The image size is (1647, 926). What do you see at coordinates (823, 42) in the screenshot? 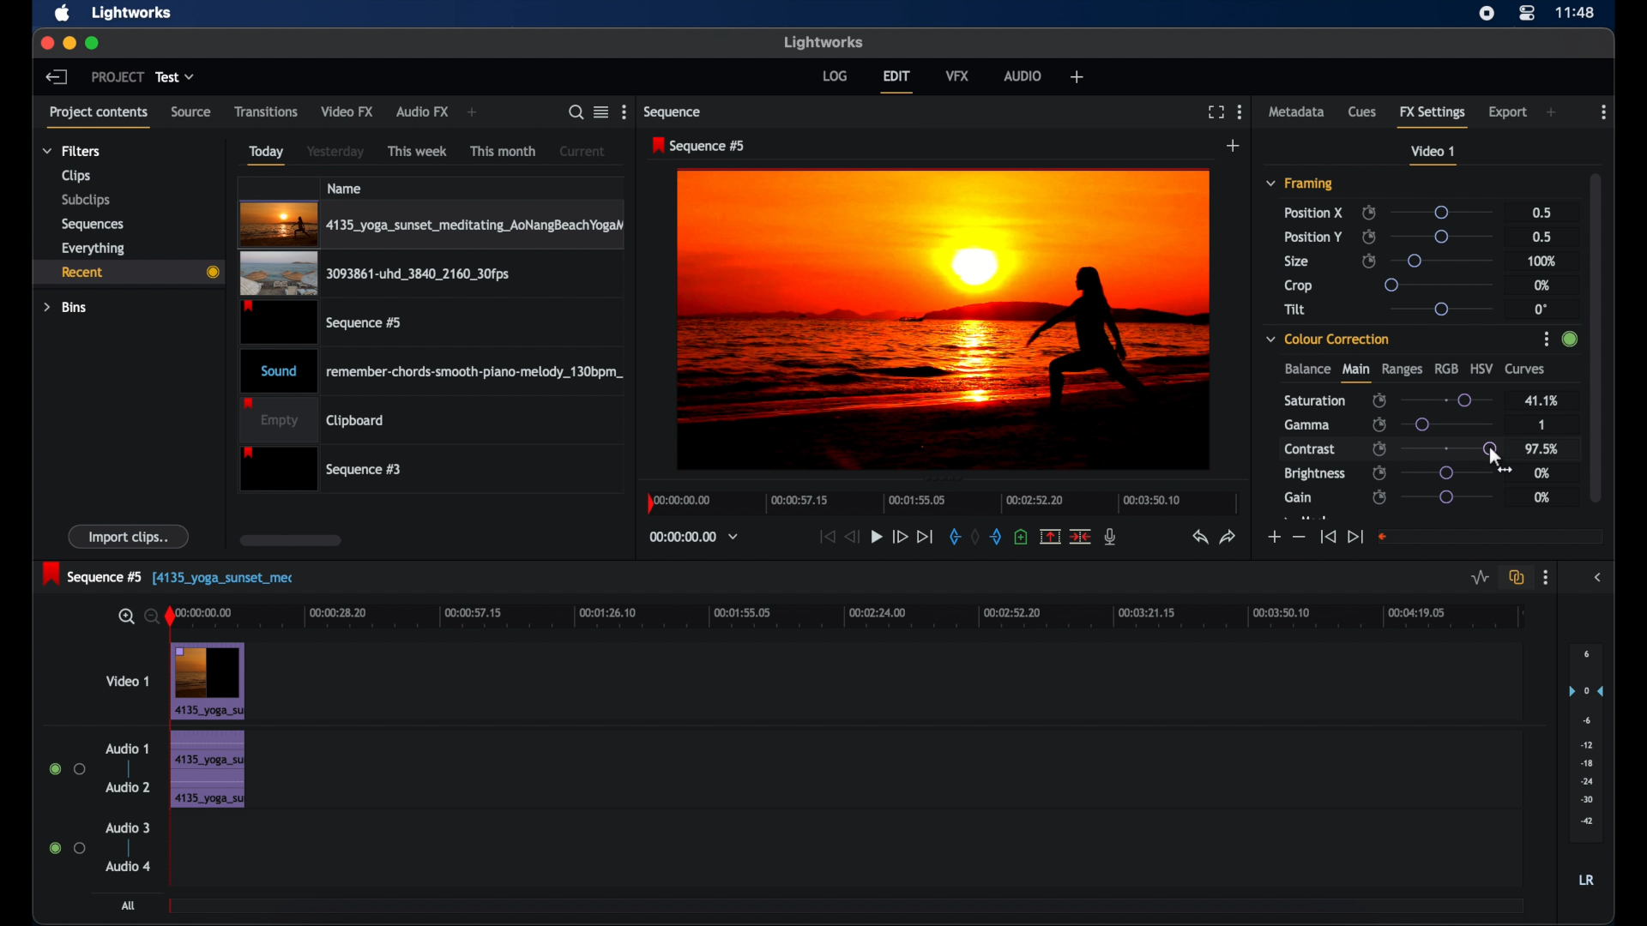
I see `lightworks` at bounding box center [823, 42].